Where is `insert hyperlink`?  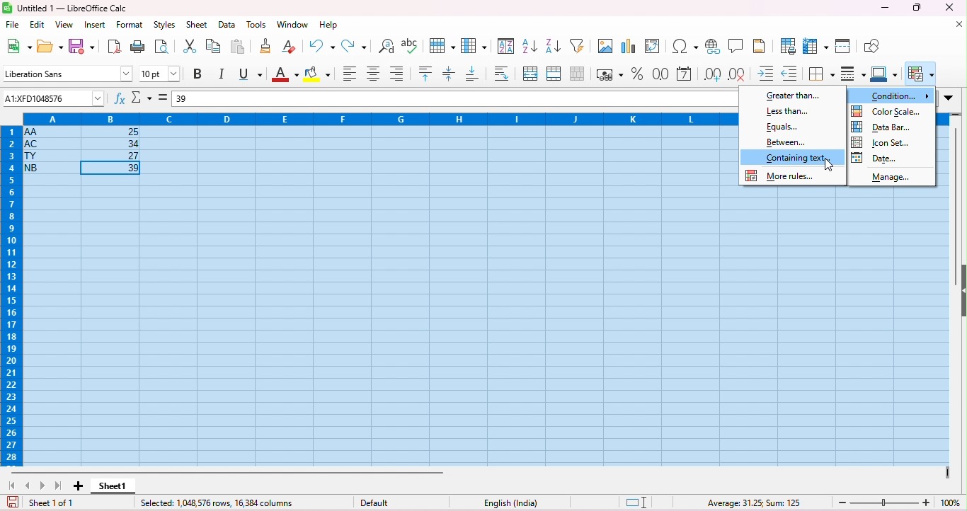
insert hyperlink is located at coordinates (713, 46).